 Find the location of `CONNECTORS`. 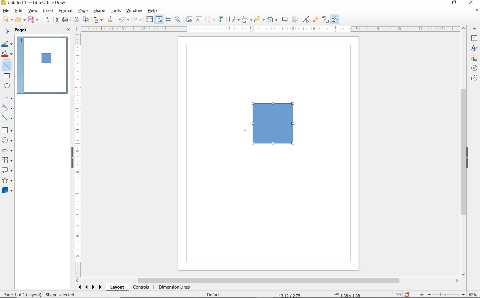

CONNECTORS is located at coordinates (7, 118).